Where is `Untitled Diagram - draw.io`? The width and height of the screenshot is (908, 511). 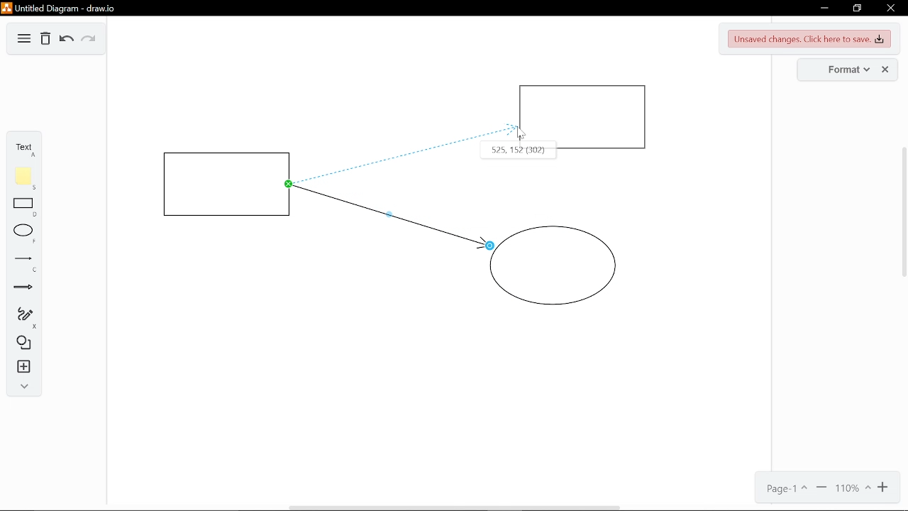
Untitled Diagram - draw.io is located at coordinates (61, 9).